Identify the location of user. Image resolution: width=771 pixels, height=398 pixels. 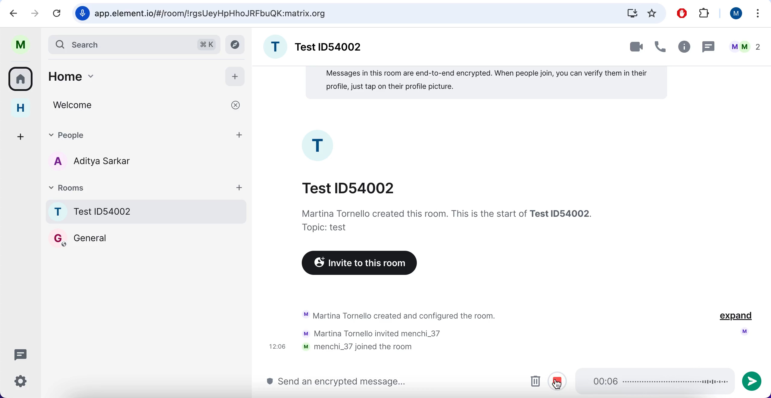
(20, 45).